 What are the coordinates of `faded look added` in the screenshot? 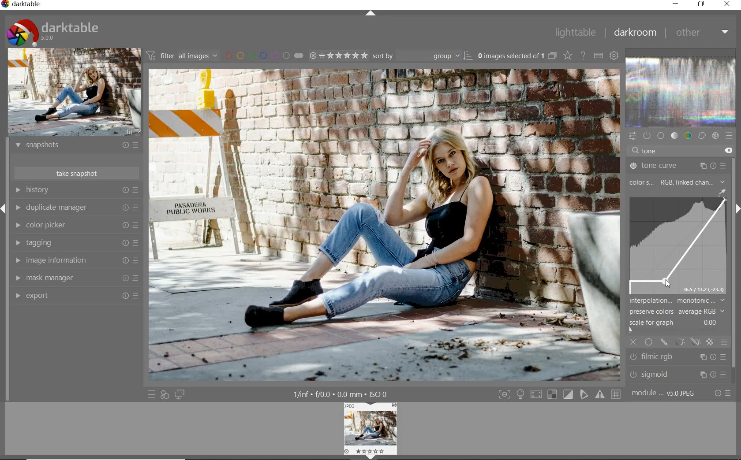 It's located at (385, 225).